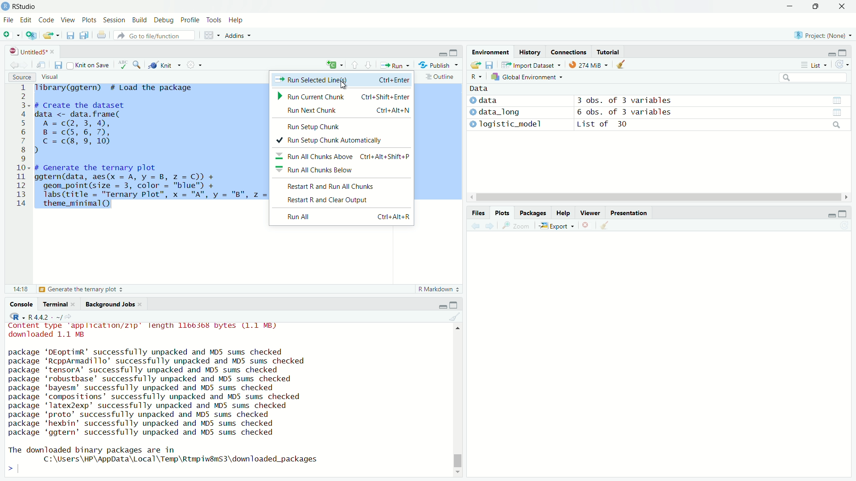  What do you see at coordinates (347, 85) in the screenshot?
I see `cursor` at bounding box center [347, 85].